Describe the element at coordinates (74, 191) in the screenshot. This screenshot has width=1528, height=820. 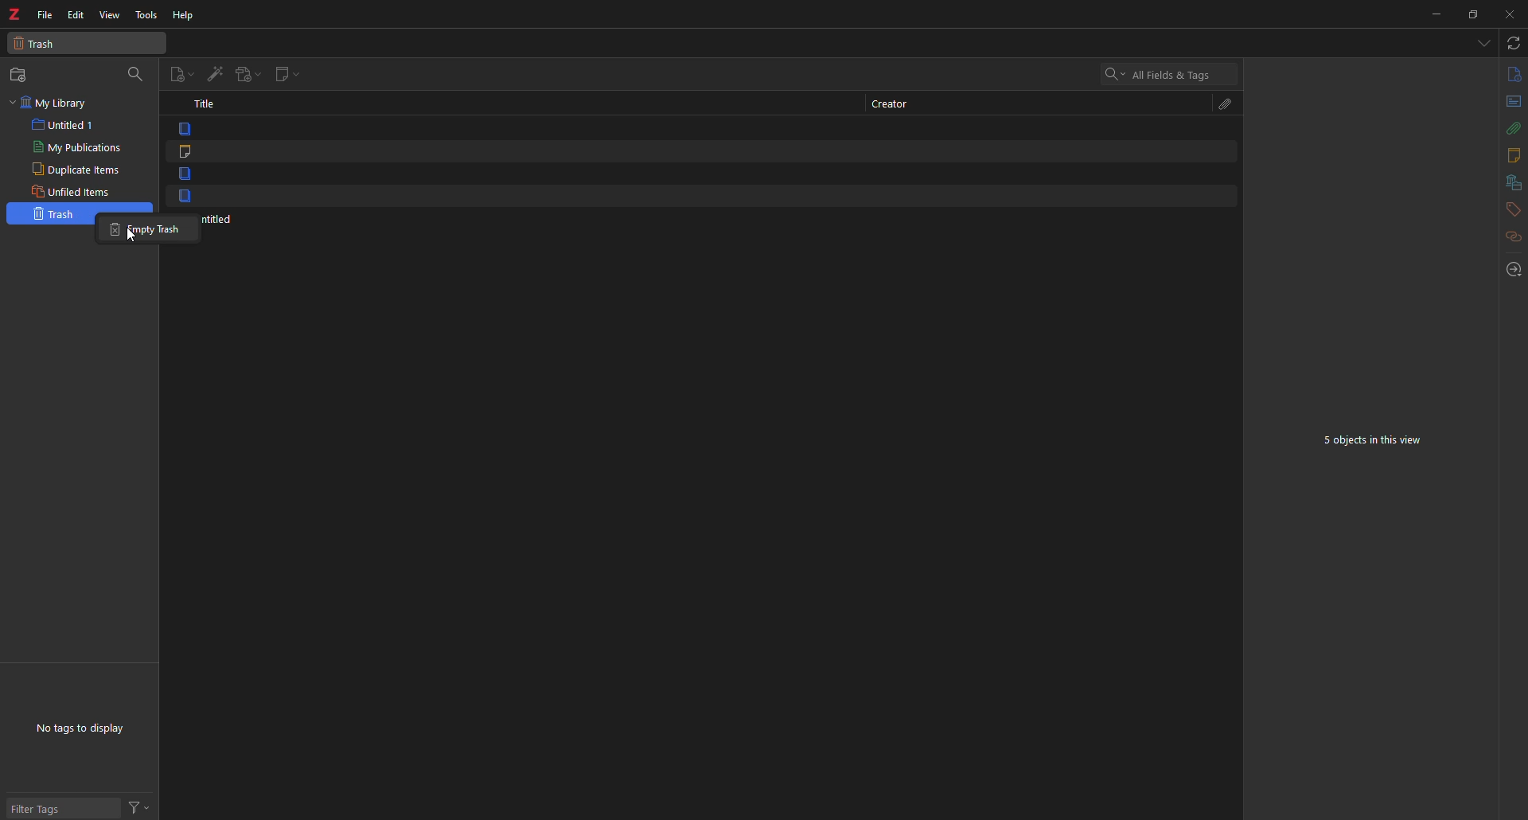
I see `unfiled items` at that location.